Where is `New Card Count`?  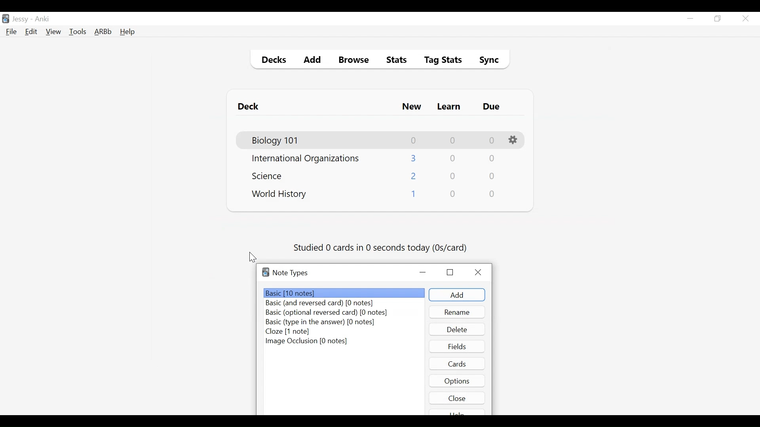 New Card Count is located at coordinates (414, 158).